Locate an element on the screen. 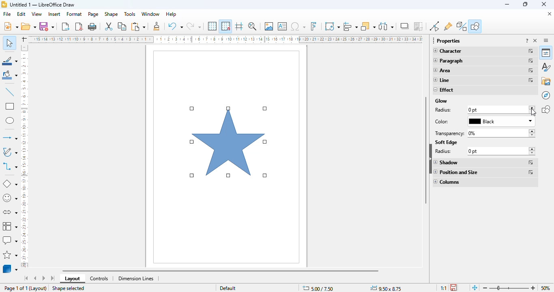 This screenshot has width=554, height=292. close sidebar deck is located at coordinates (535, 41).